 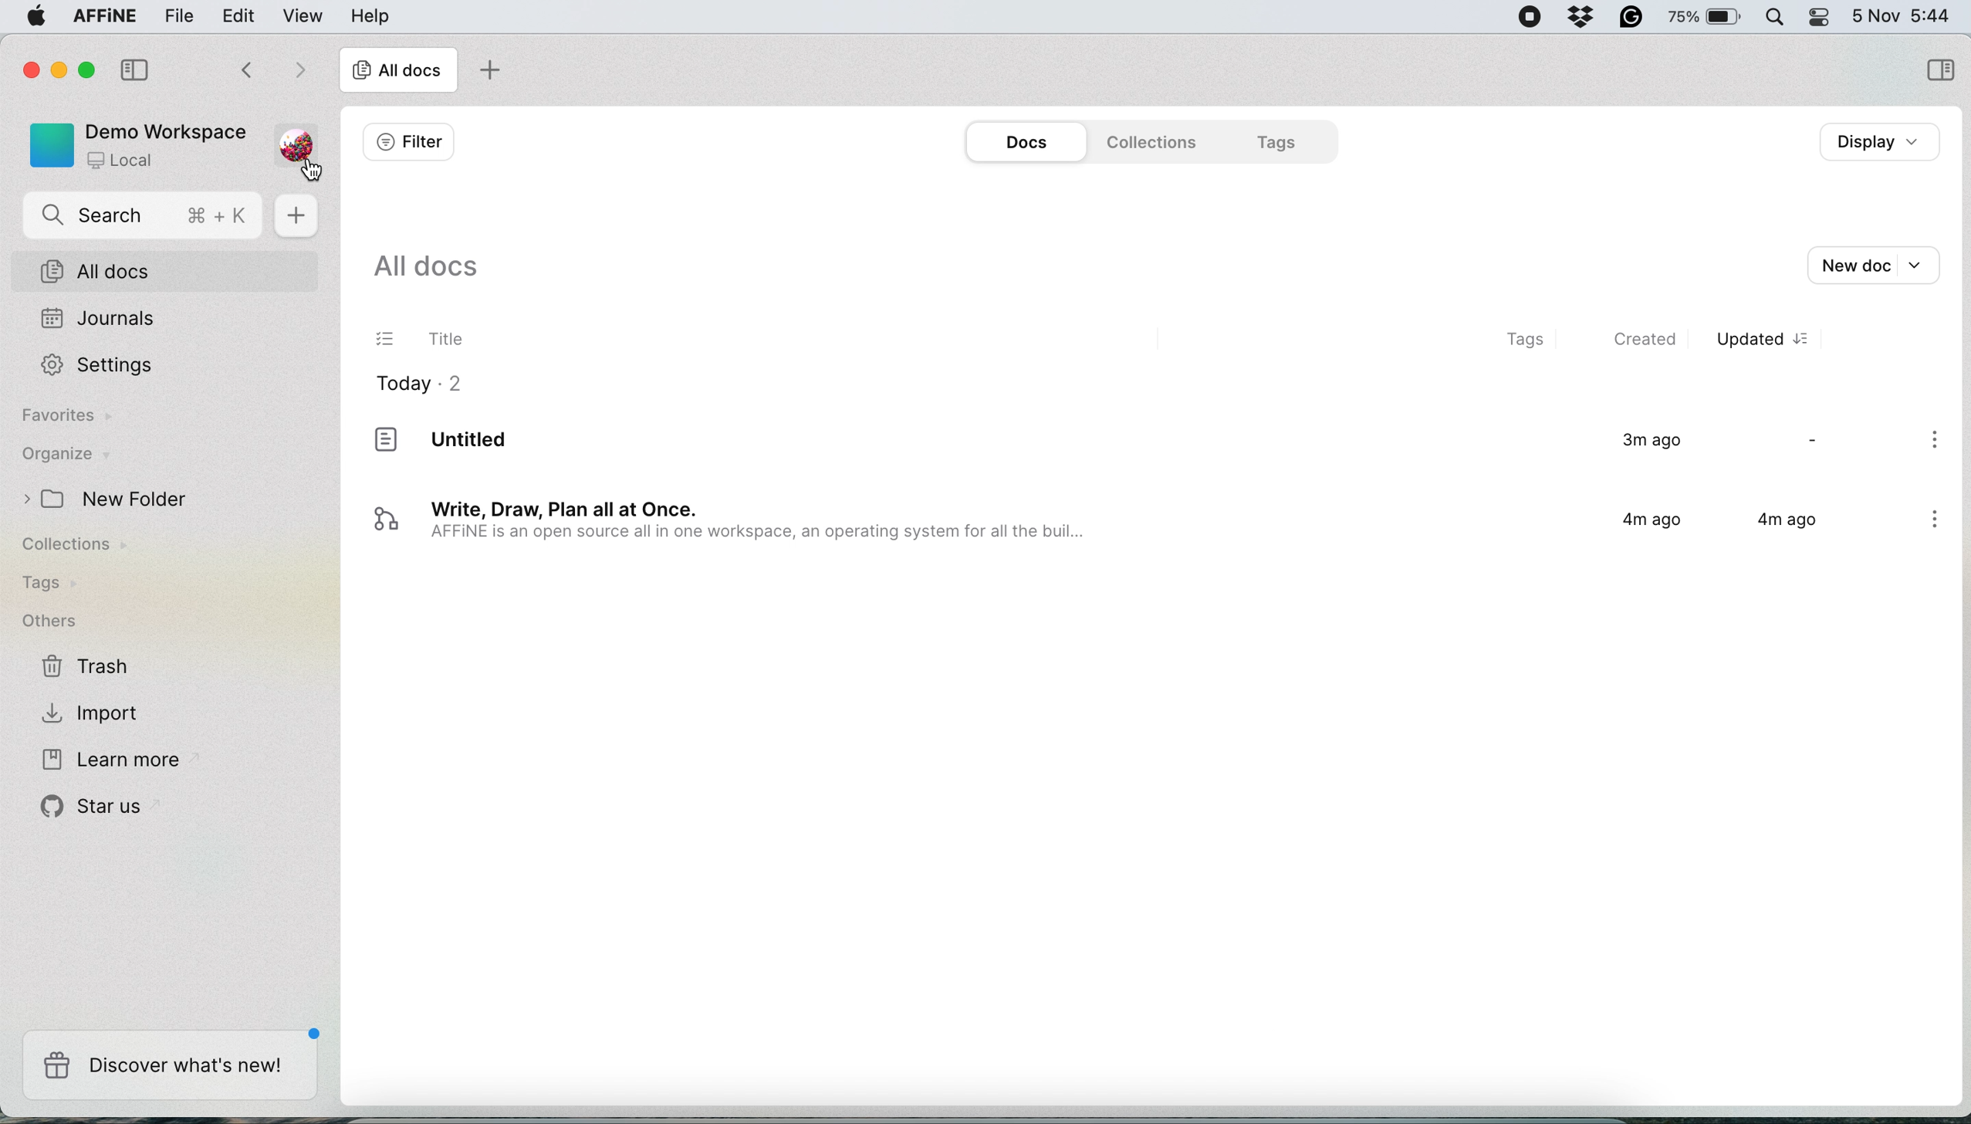 I want to click on help, so click(x=370, y=15).